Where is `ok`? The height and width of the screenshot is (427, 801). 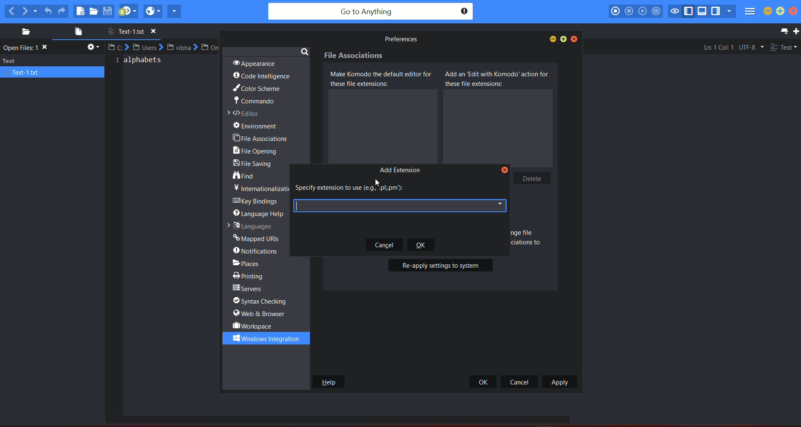 ok is located at coordinates (484, 382).